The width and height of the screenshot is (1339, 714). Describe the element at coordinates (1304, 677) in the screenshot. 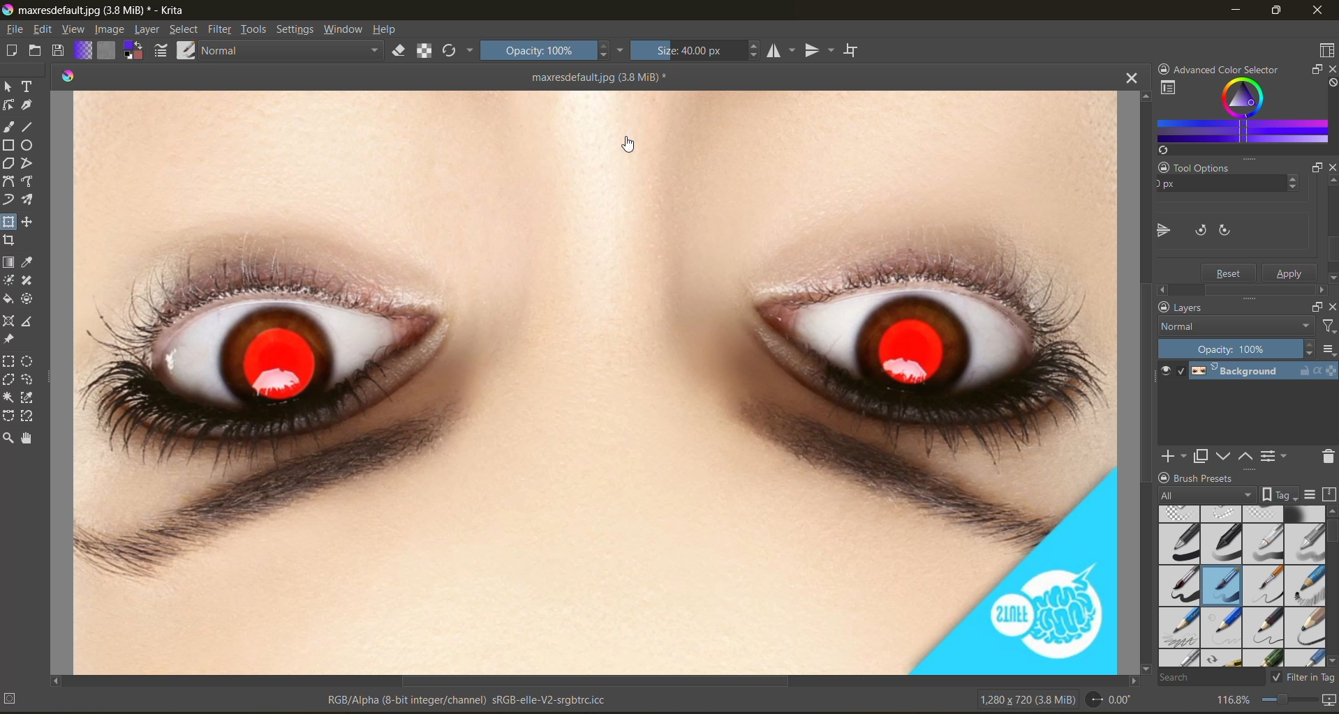

I see `filter in tag` at that location.